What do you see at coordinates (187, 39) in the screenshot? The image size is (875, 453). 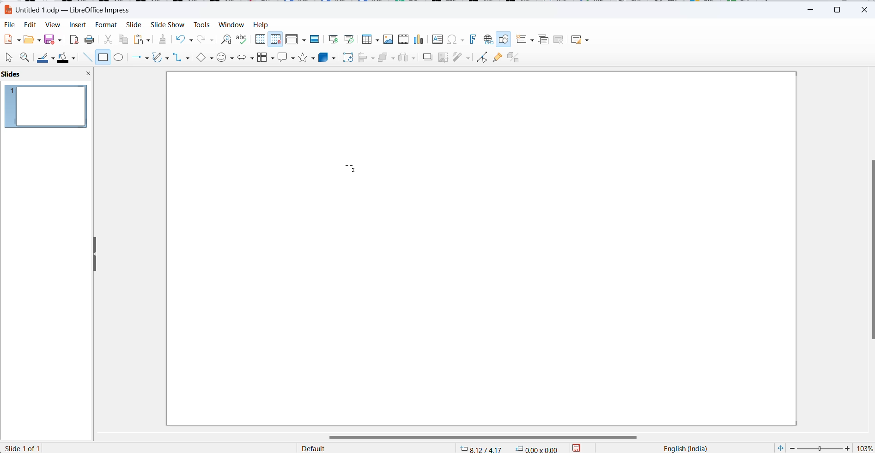 I see `undo` at bounding box center [187, 39].